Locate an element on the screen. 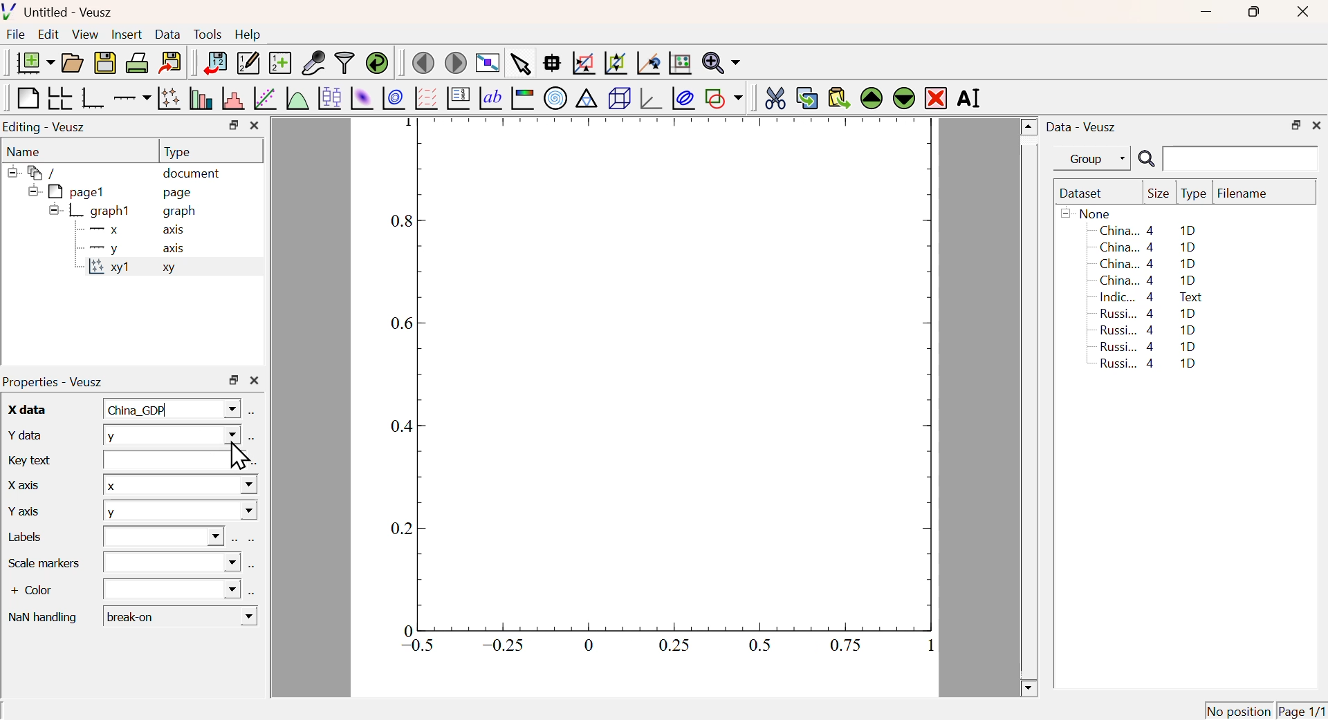 Image resolution: width=1328 pixels, height=720 pixels. Select using dataset Browser is located at coordinates (253, 591).